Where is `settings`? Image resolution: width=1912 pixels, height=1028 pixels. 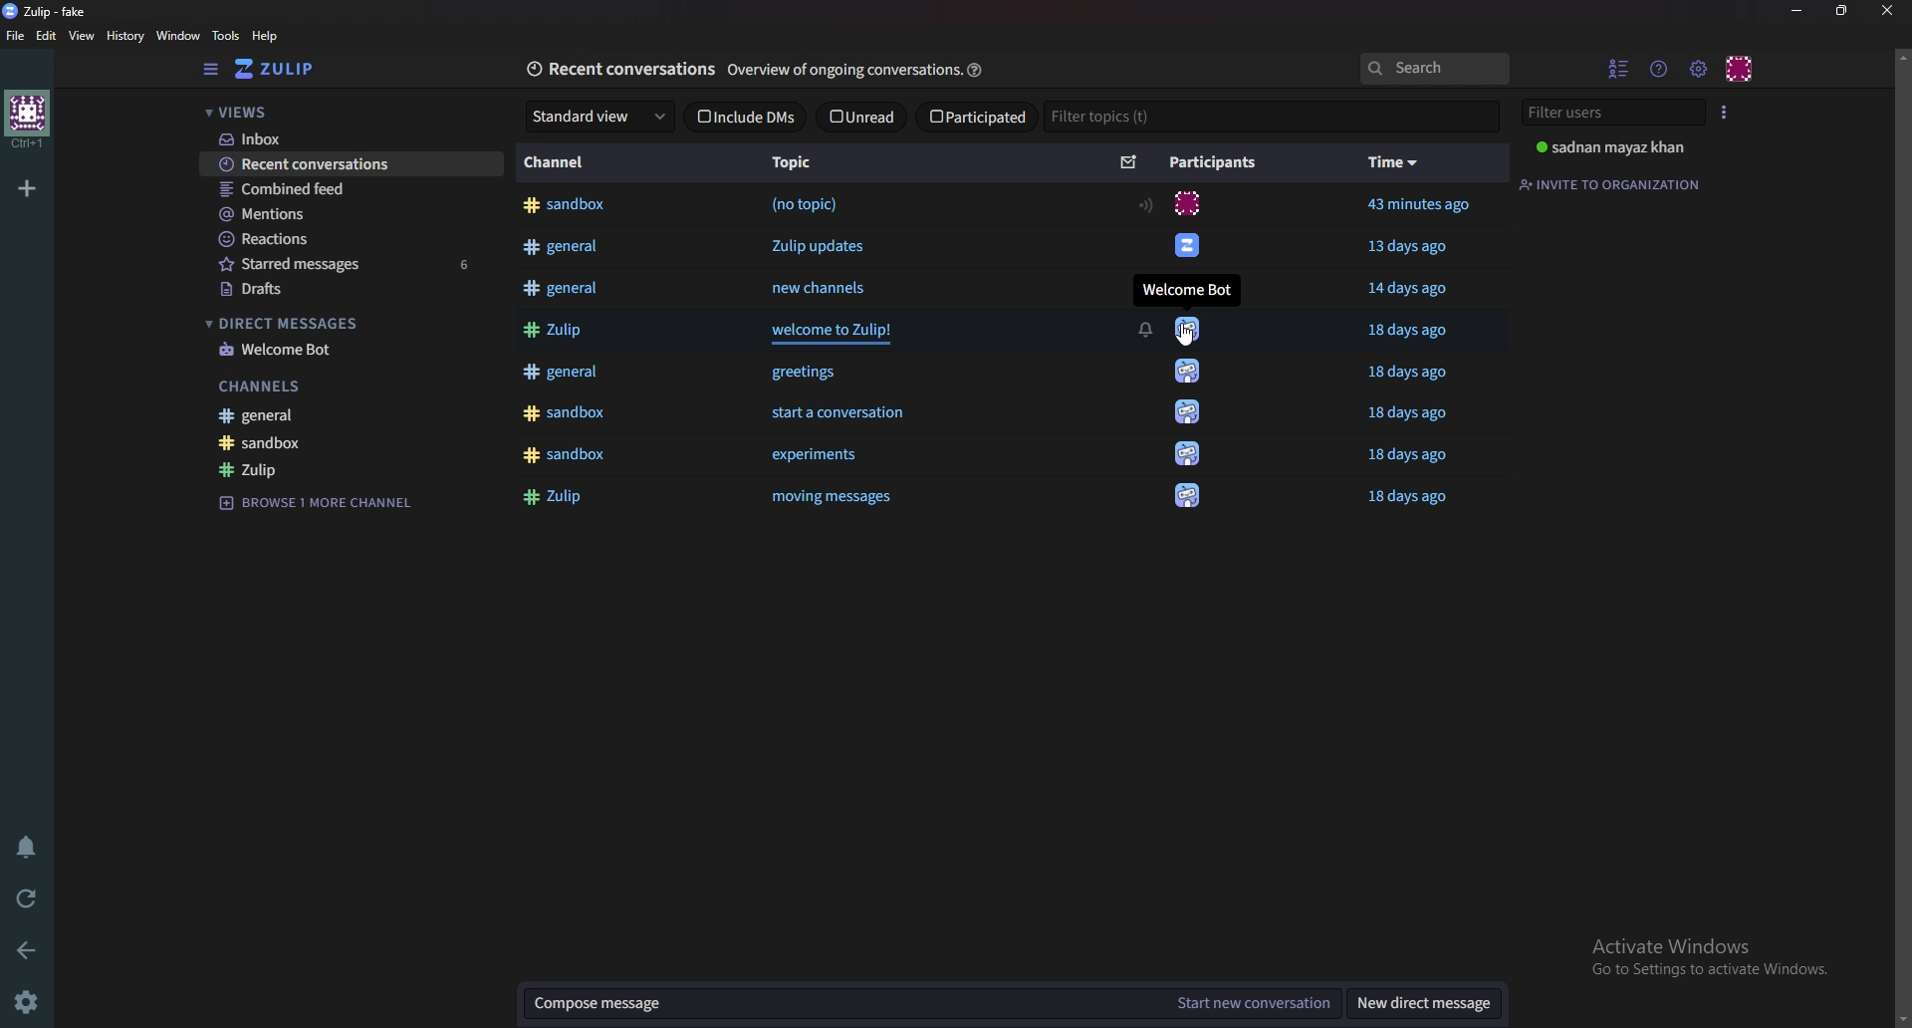
settings is located at coordinates (24, 1001).